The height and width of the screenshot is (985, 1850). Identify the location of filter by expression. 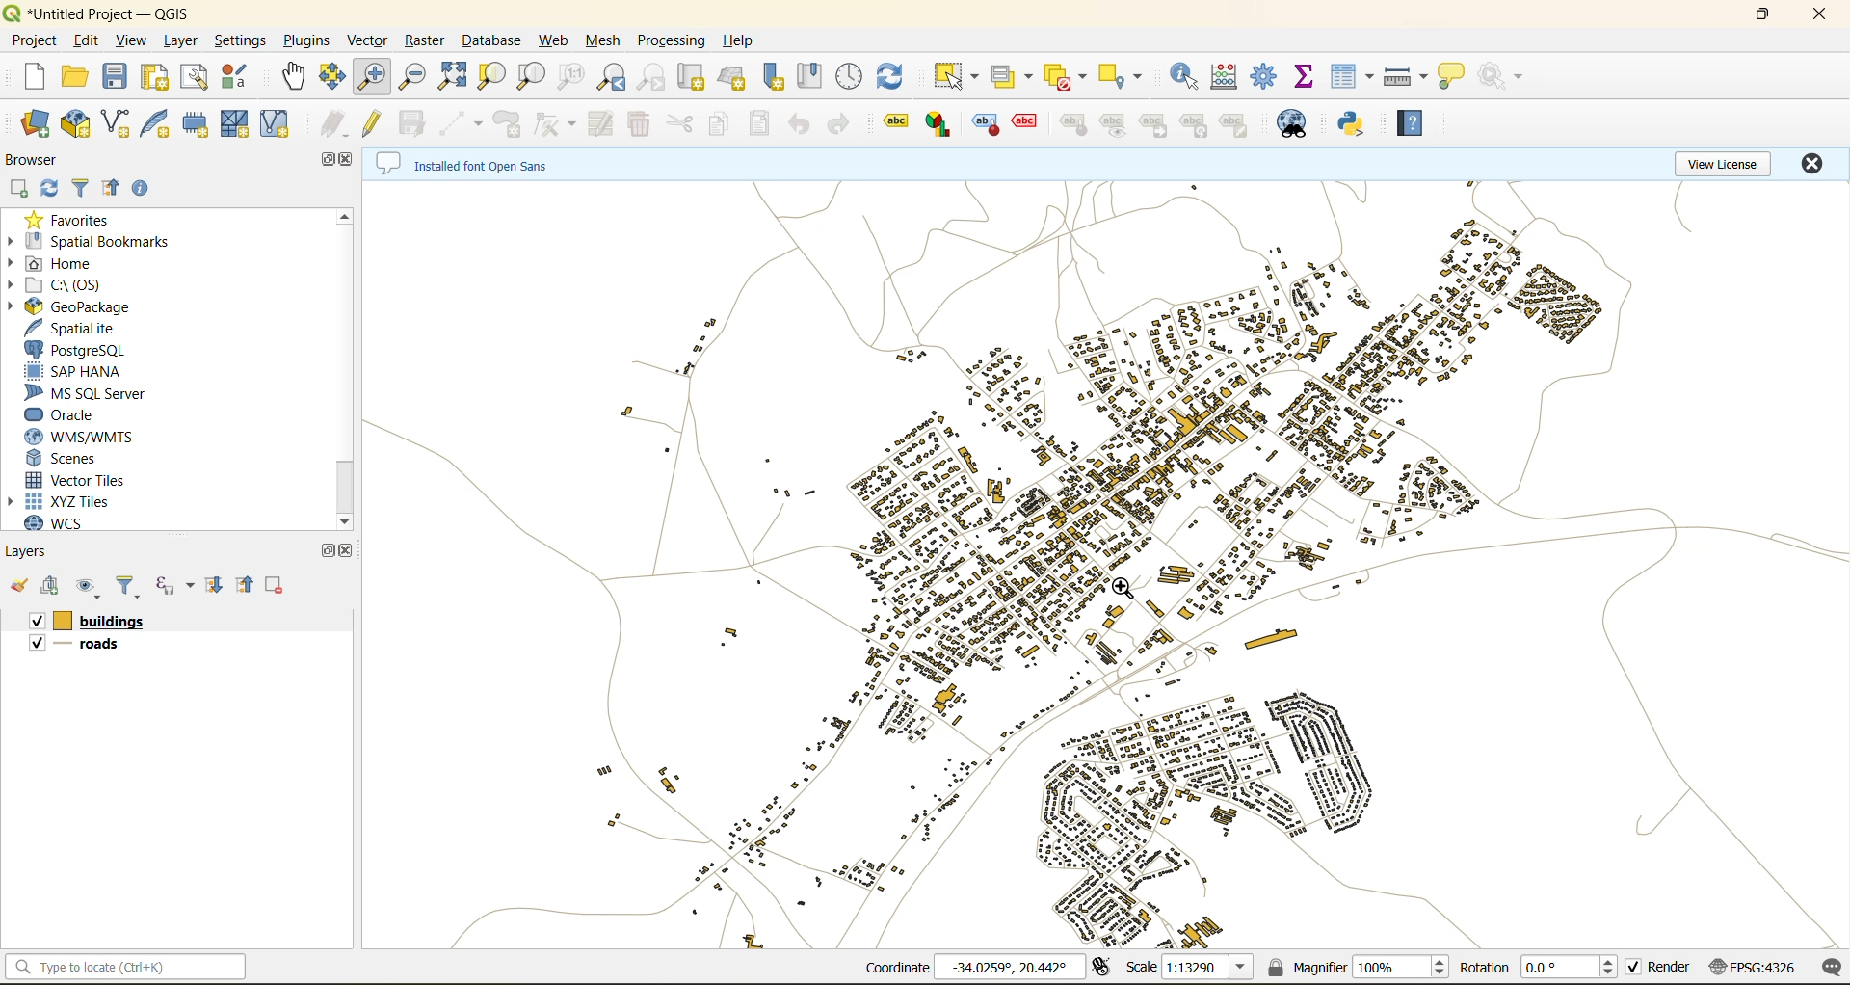
(173, 583).